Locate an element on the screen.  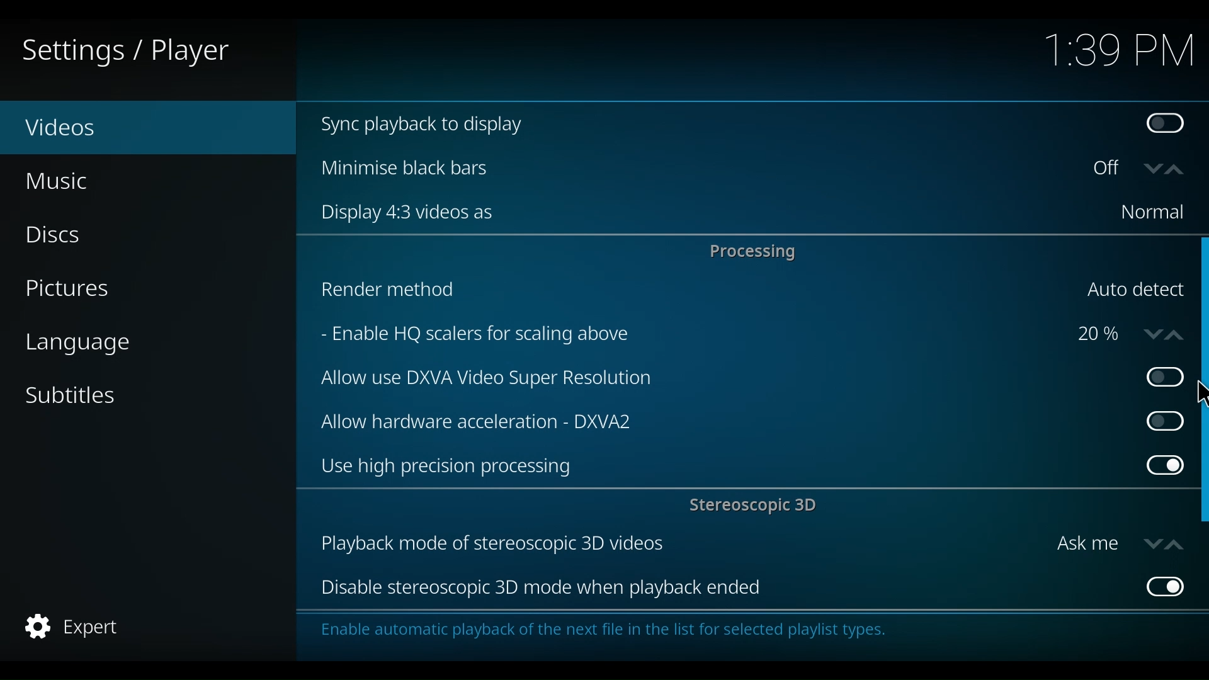
Normal is located at coordinates (1151, 213).